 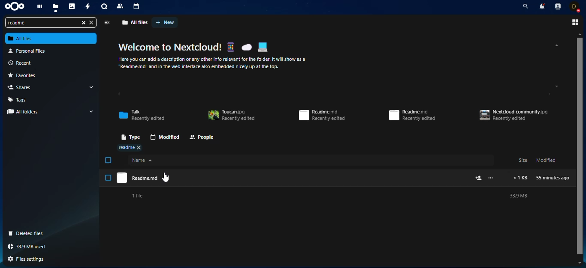 What do you see at coordinates (26, 76) in the screenshot?
I see `favorites` at bounding box center [26, 76].